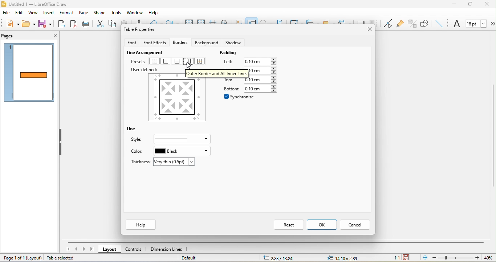 The height and width of the screenshot is (262, 496). What do you see at coordinates (233, 41) in the screenshot?
I see `shadow` at bounding box center [233, 41].